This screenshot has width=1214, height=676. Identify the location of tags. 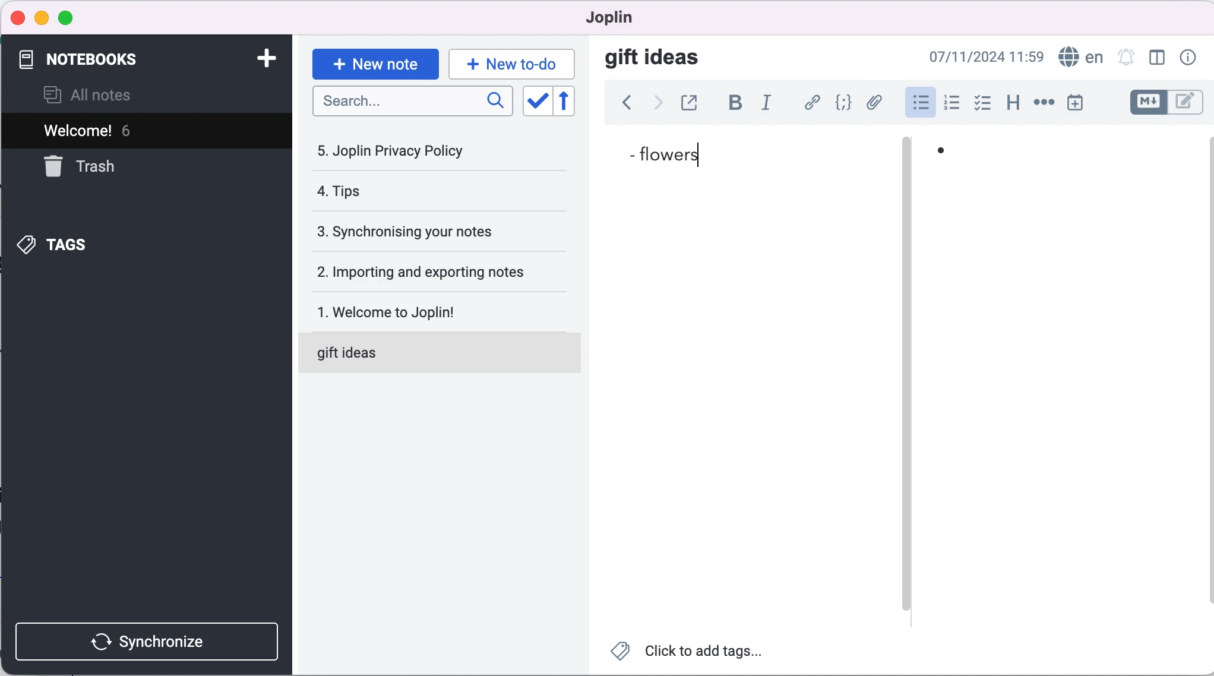
(65, 244).